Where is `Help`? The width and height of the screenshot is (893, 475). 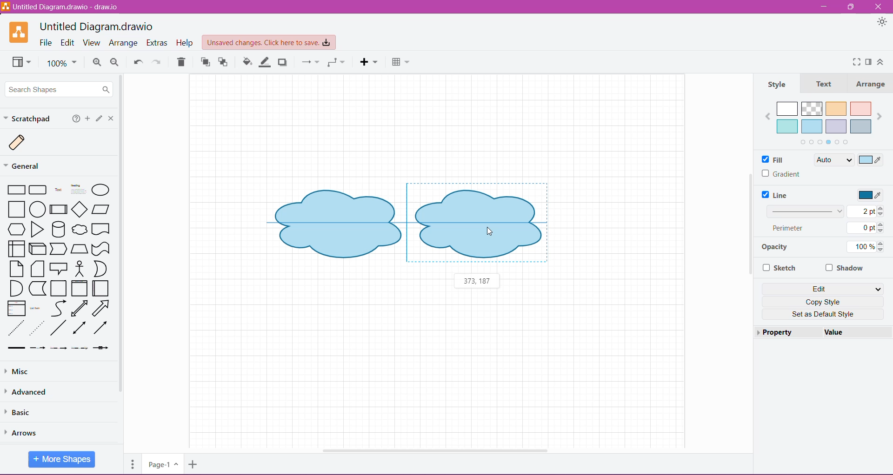
Help is located at coordinates (76, 119).